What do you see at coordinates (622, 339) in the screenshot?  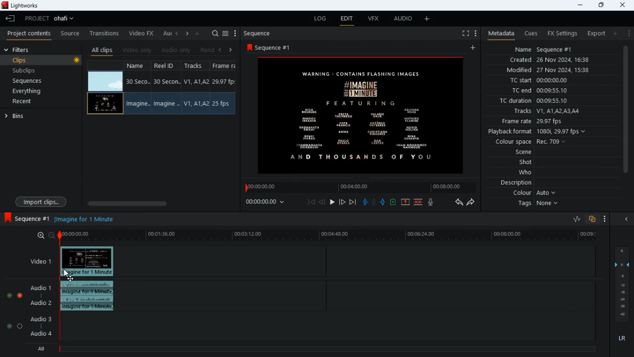 I see `lr` at bounding box center [622, 339].